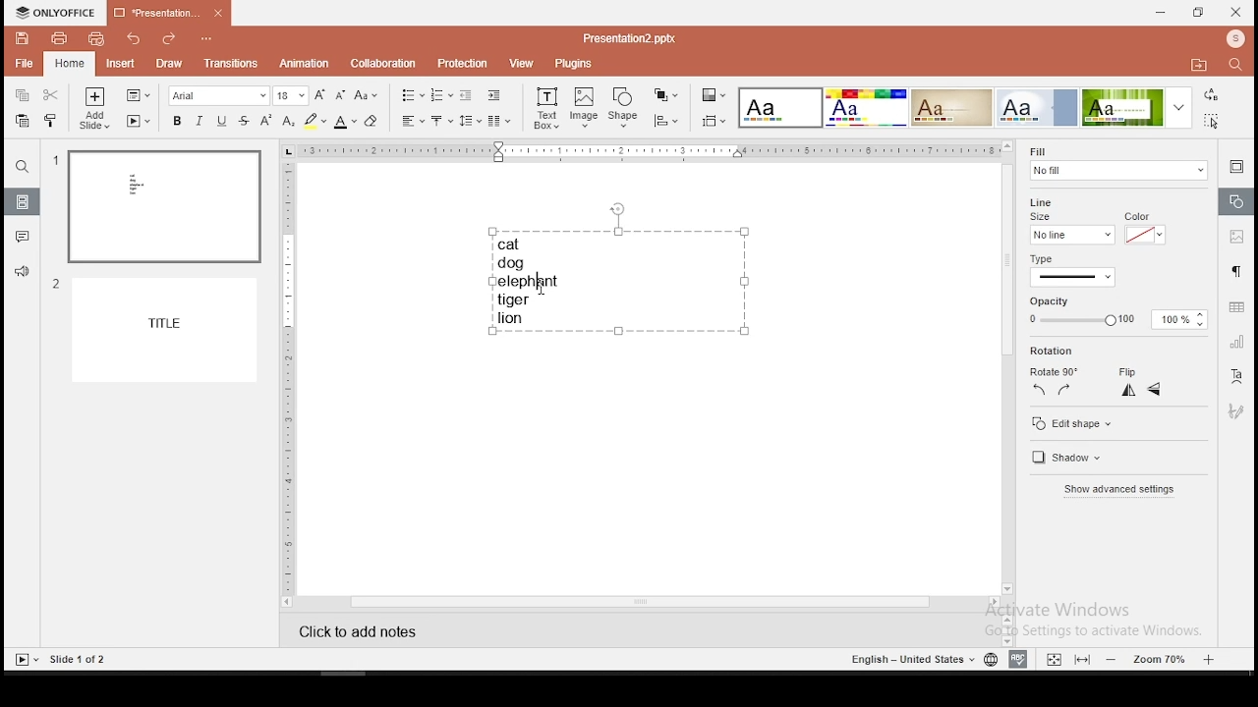 Image resolution: width=1258 pixels, height=707 pixels. I want to click on spell check, so click(1018, 660).